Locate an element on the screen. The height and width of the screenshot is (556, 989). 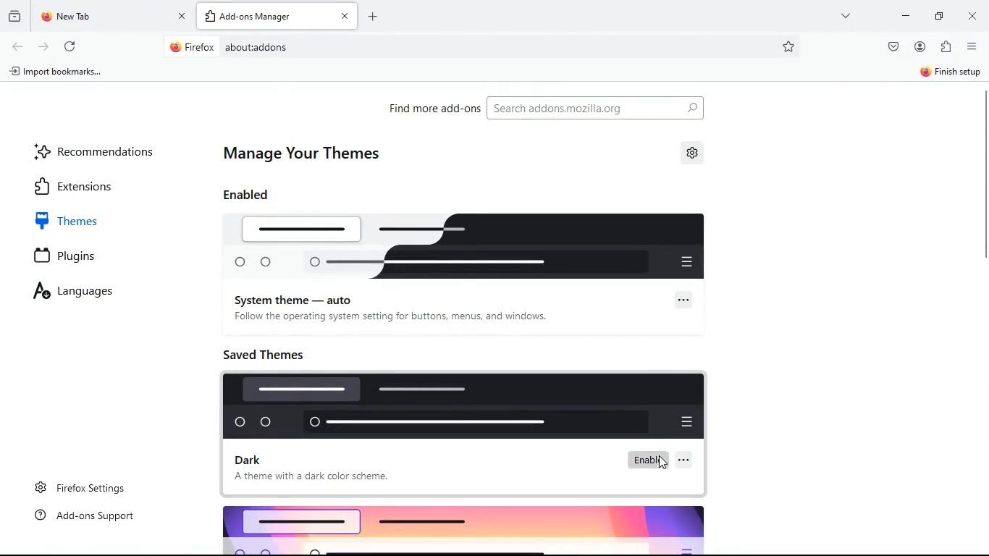
add-on tab is located at coordinates (267, 17).